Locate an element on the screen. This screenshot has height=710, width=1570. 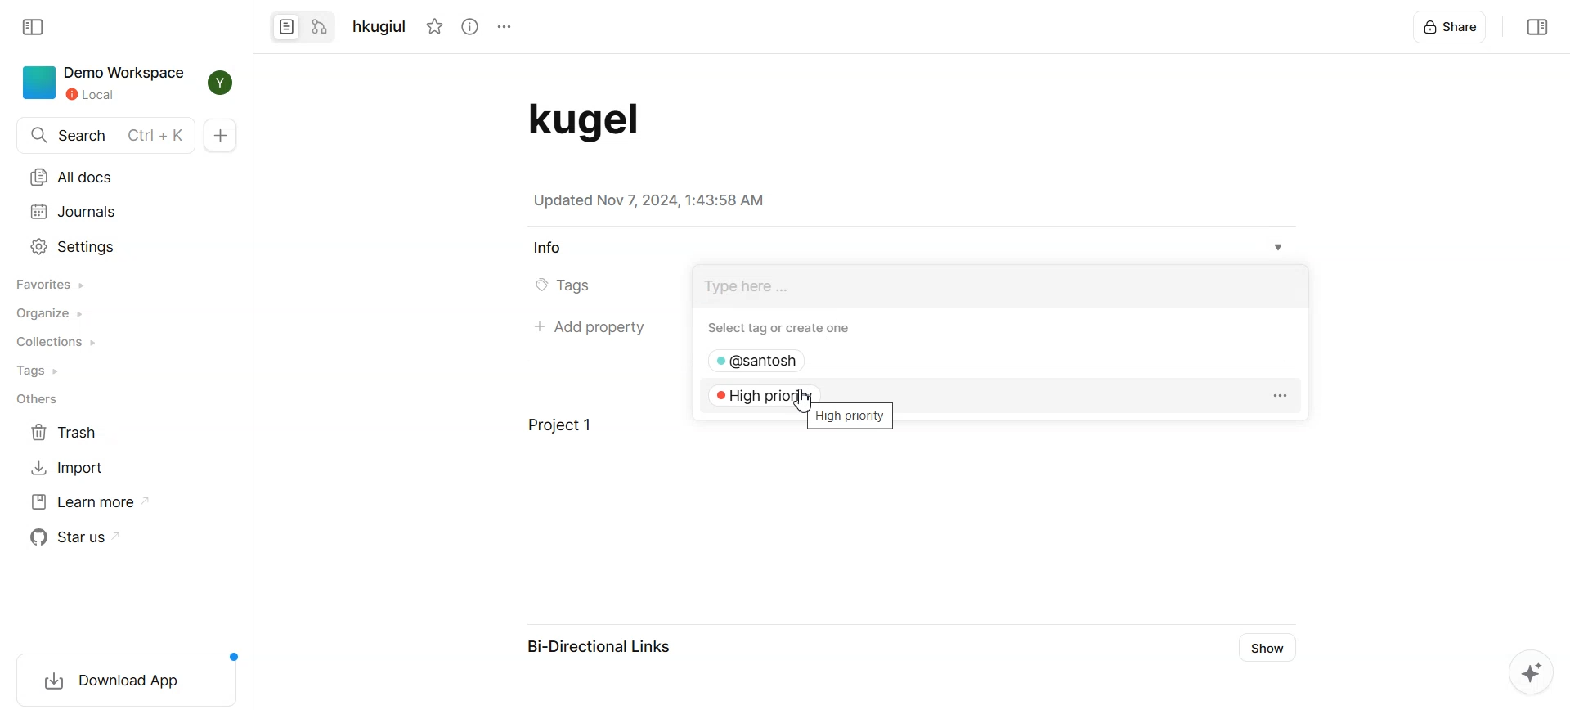
Cursor is located at coordinates (805, 402).